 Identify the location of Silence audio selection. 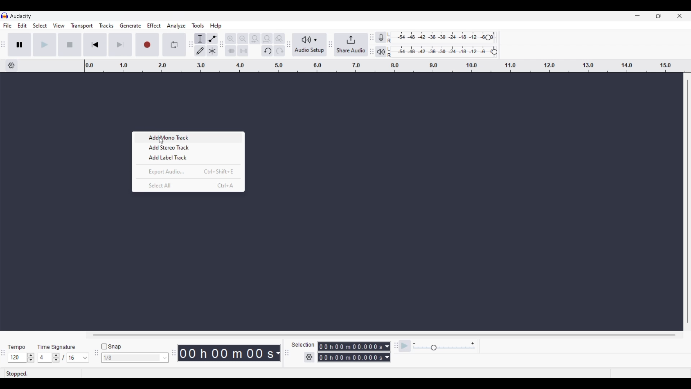
(243, 51).